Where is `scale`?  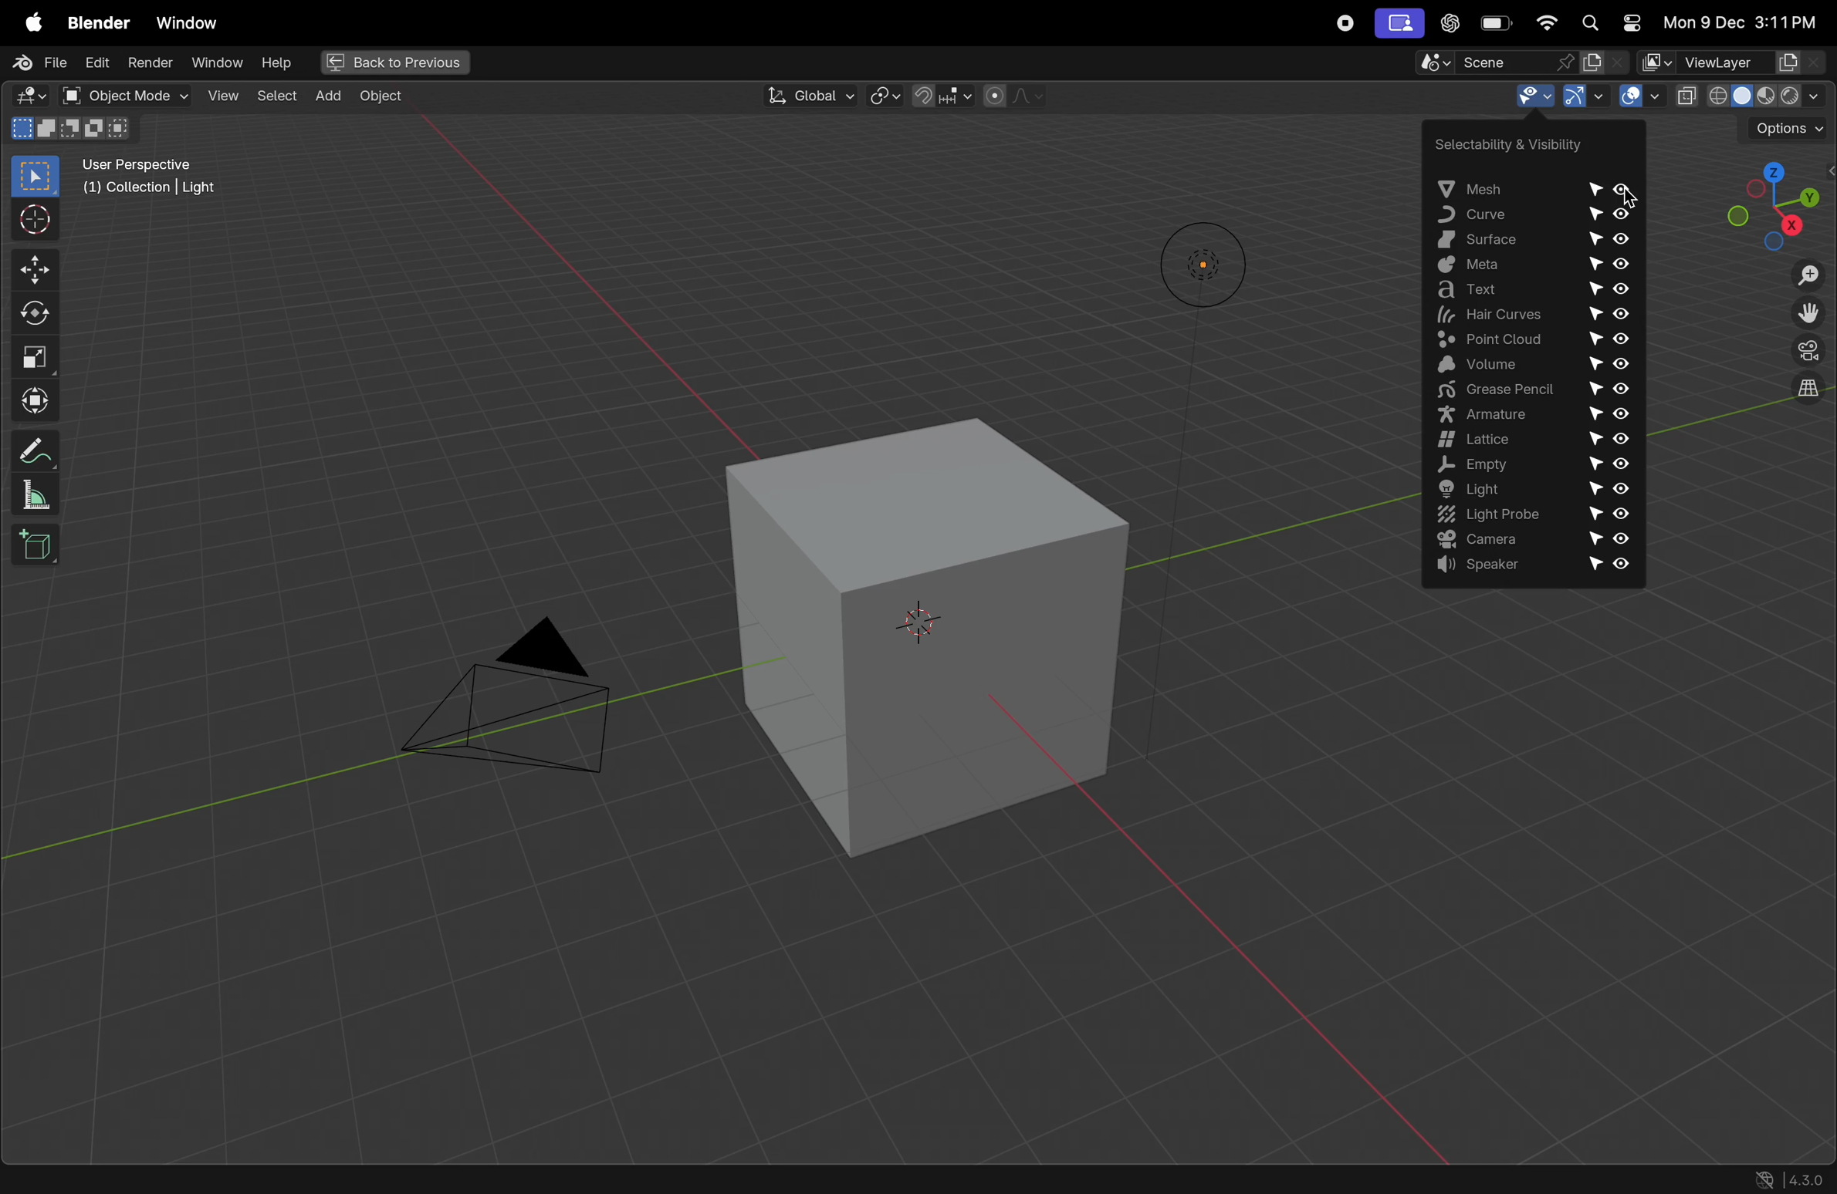
scale is located at coordinates (36, 355).